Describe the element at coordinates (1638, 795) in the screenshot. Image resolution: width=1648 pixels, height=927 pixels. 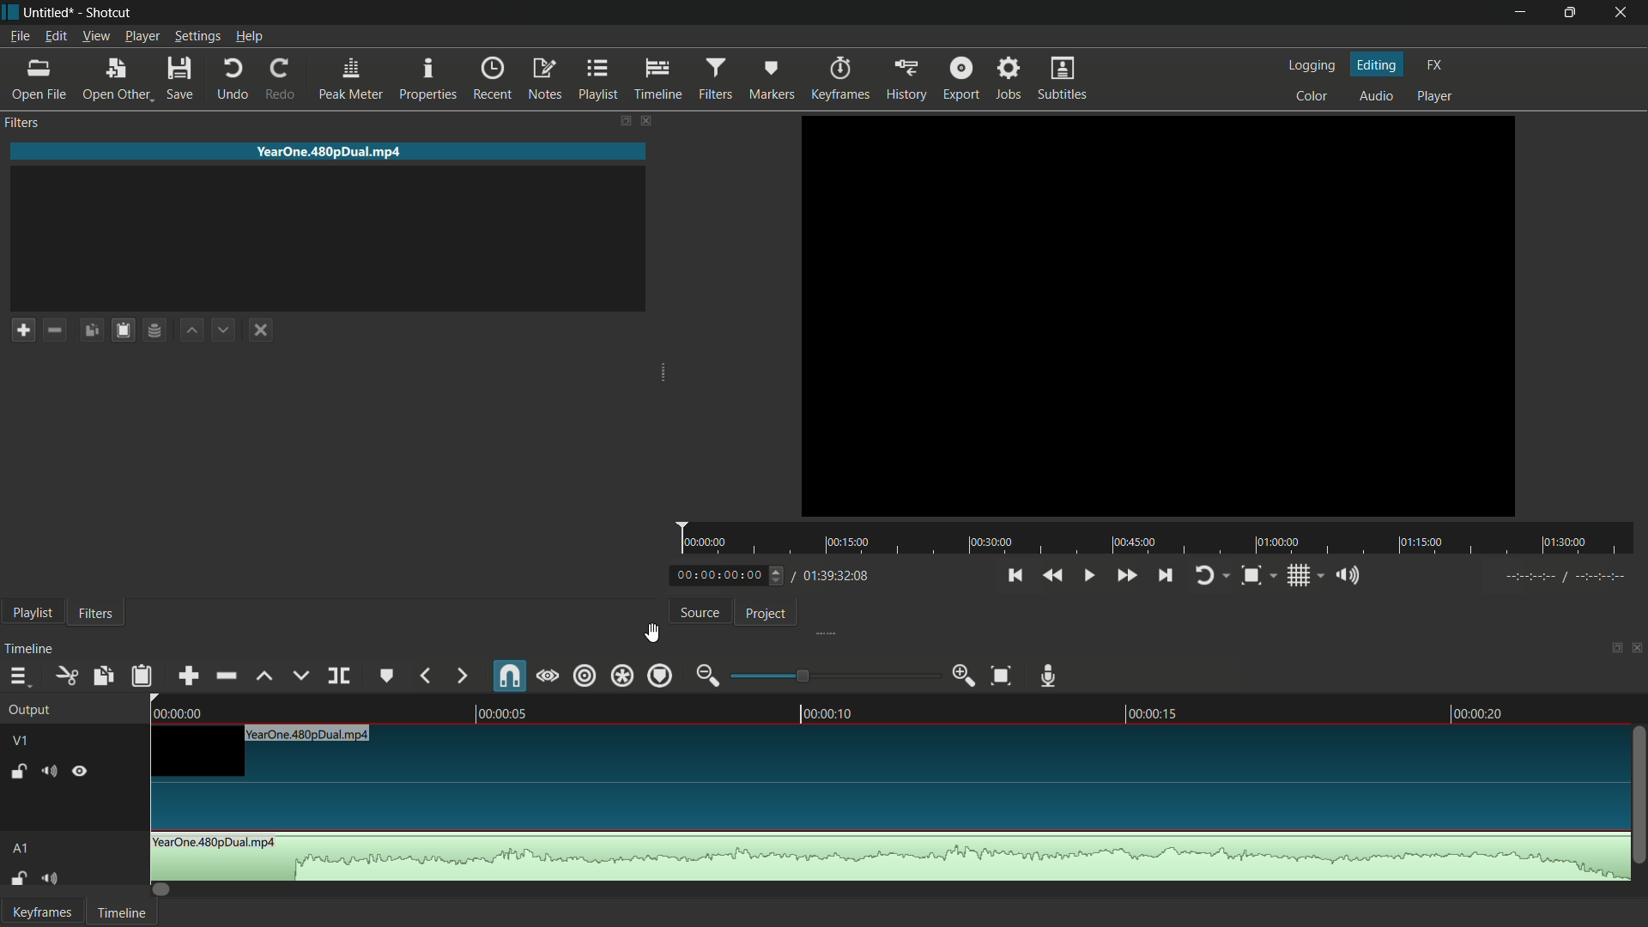
I see `scroll bar` at that location.